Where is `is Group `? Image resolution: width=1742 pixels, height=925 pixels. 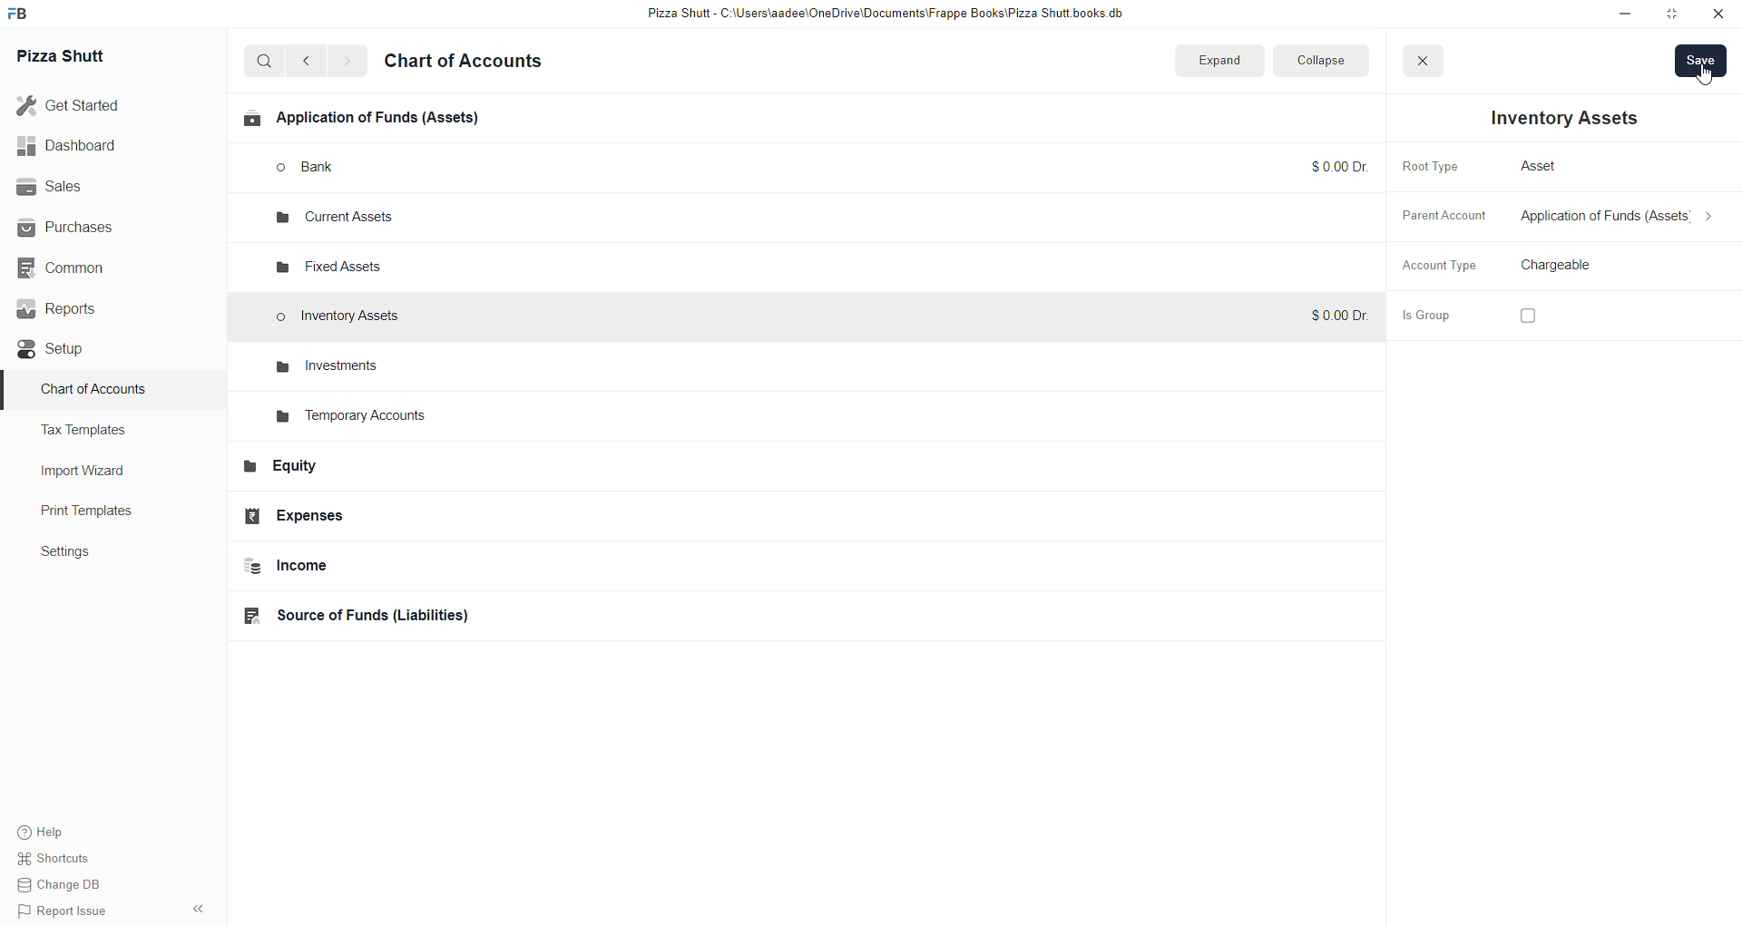
is Group  is located at coordinates (1433, 318).